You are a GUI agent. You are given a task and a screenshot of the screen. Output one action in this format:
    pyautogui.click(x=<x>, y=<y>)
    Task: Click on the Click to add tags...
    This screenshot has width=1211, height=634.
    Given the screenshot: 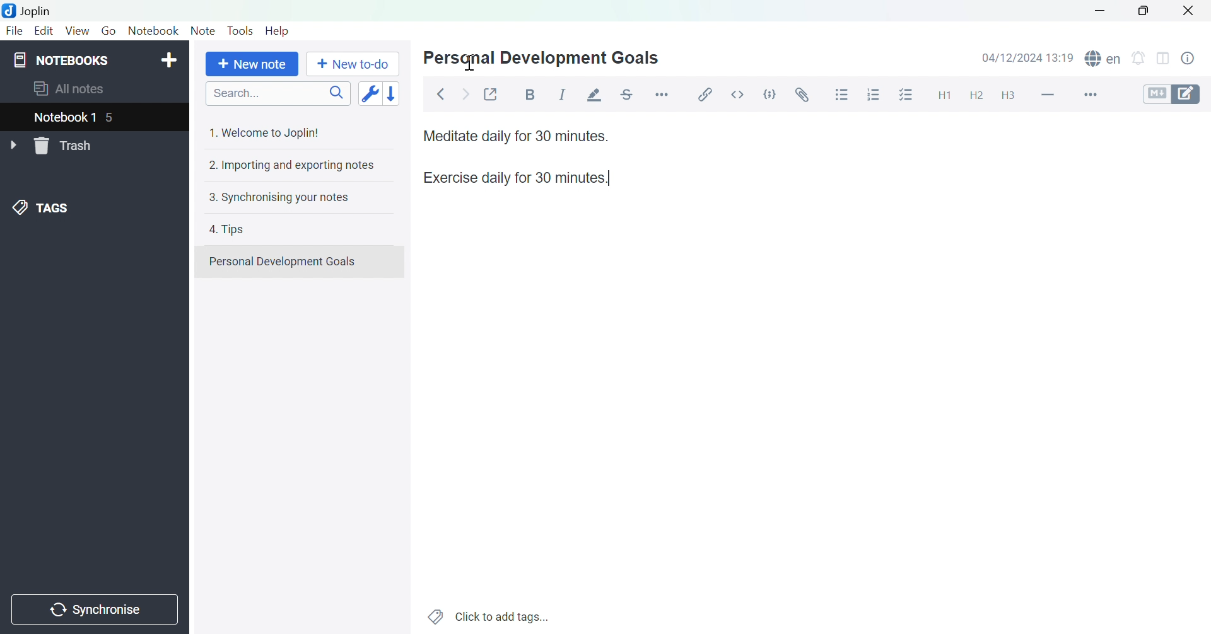 What is the action you would take?
    pyautogui.click(x=489, y=616)
    